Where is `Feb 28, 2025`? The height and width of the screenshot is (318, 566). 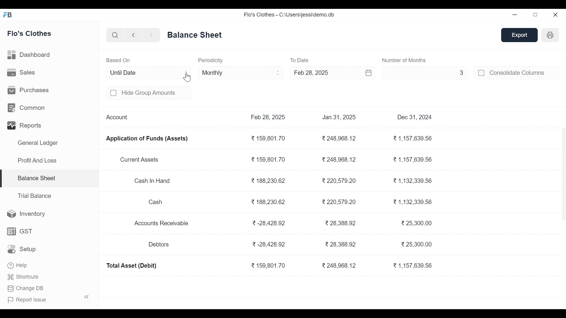 Feb 28, 2025 is located at coordinates (268, 117).